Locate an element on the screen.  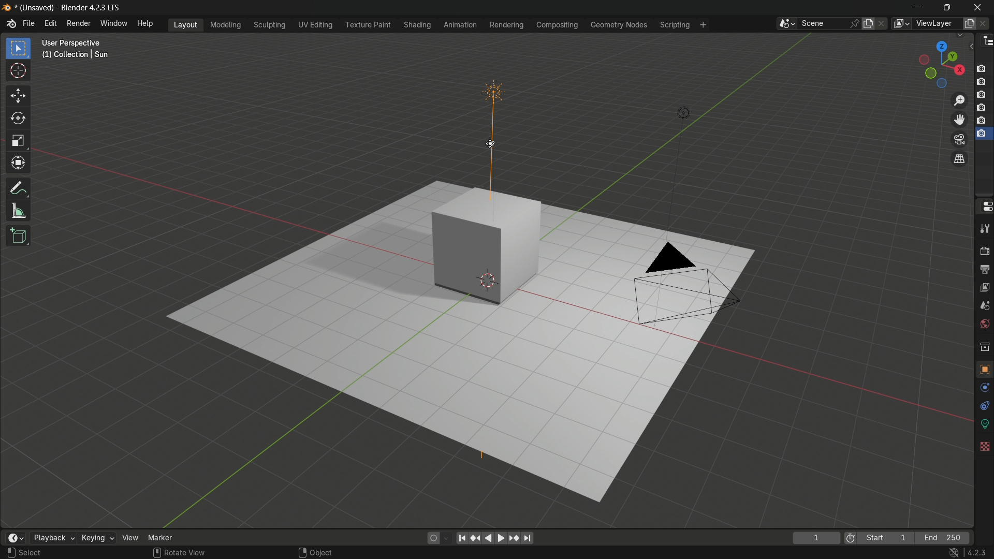
move the view is located at coordinates (959, 119).